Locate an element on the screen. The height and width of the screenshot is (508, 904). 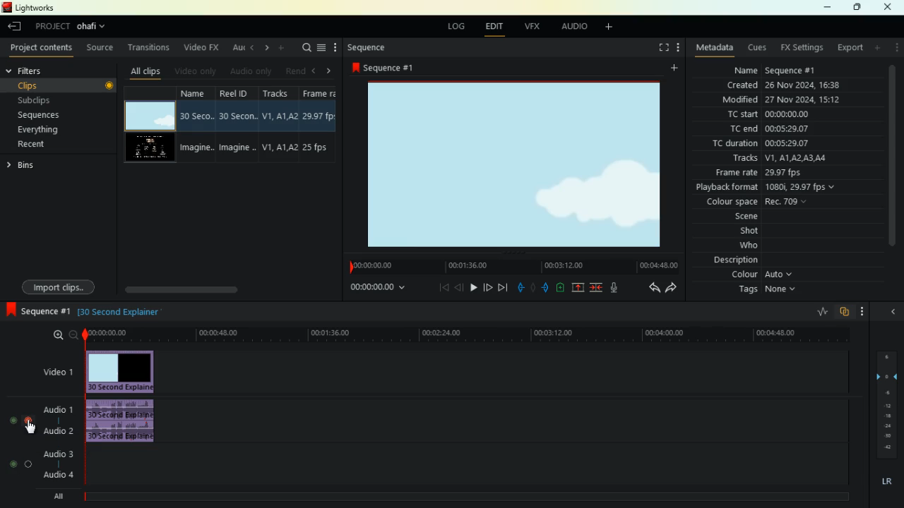
zoom is located at coordinates (60, 334).